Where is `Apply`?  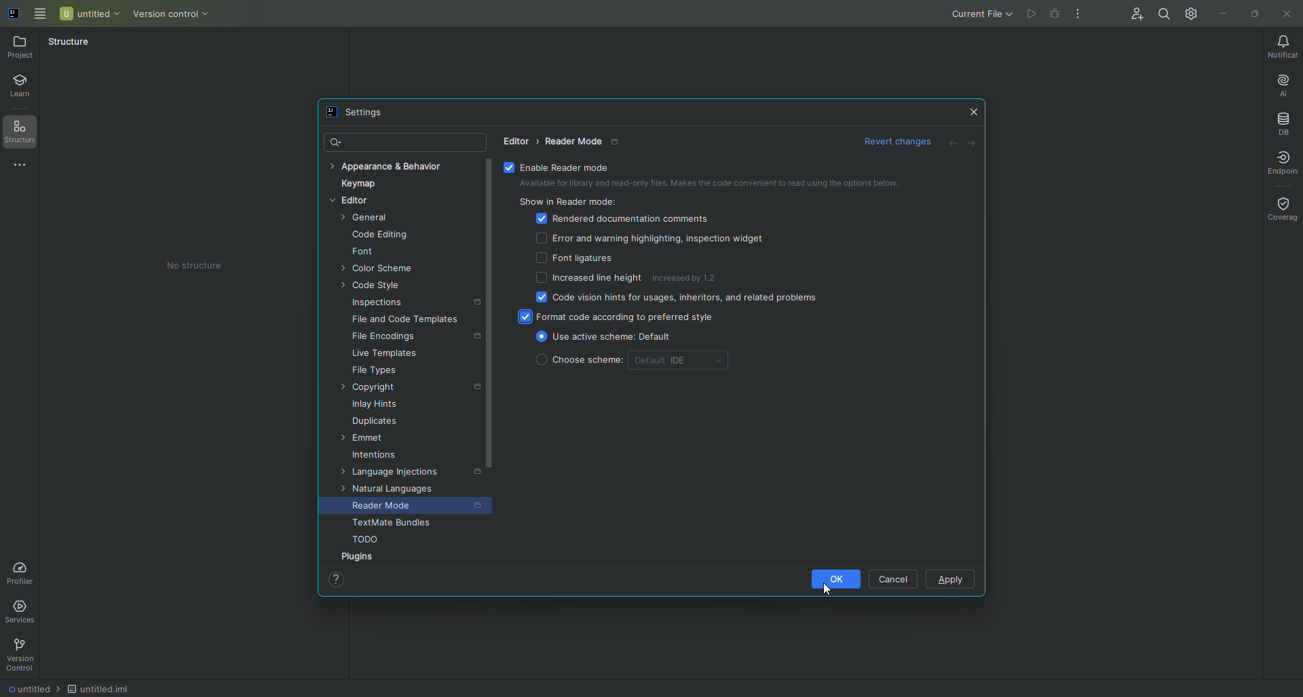 Apply is located at coordinates (951, 580).